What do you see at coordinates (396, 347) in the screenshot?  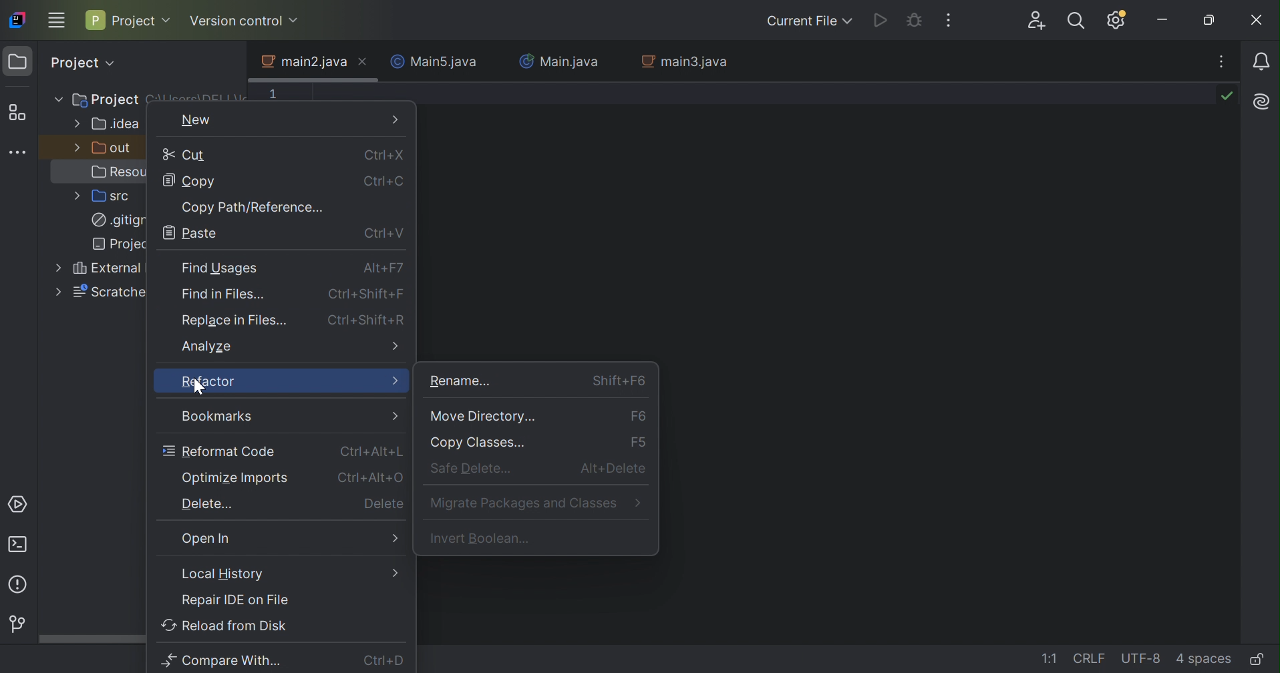 I see `More` at bounding box center [396, 347].